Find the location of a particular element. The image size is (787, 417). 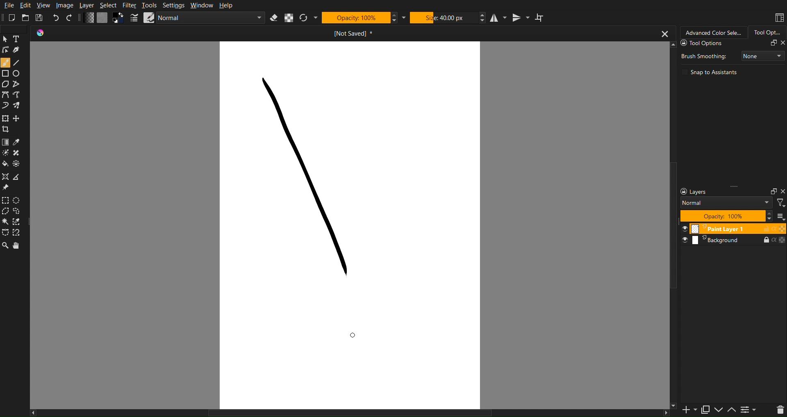

Window is located at coordinates (201, 5).